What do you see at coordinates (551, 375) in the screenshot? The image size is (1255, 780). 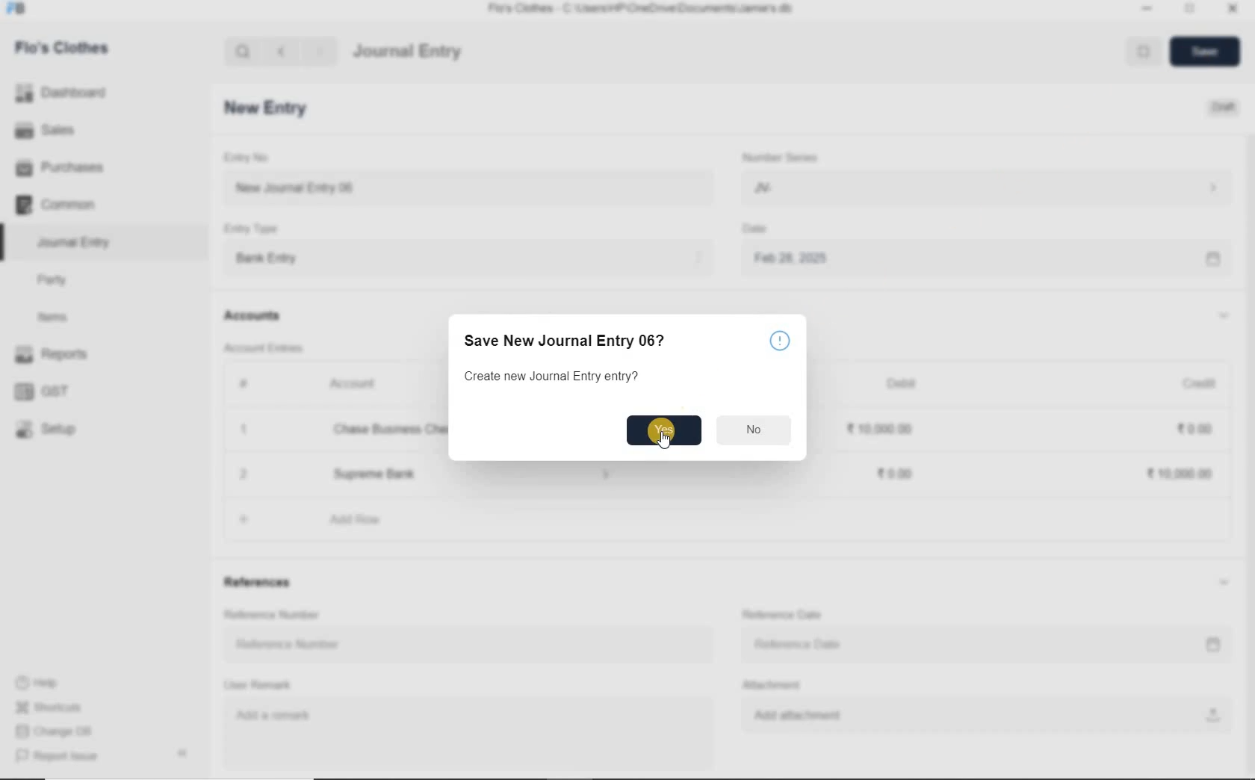 I see `Create new Journal Entry entry?` at bounding box center [551, 375].